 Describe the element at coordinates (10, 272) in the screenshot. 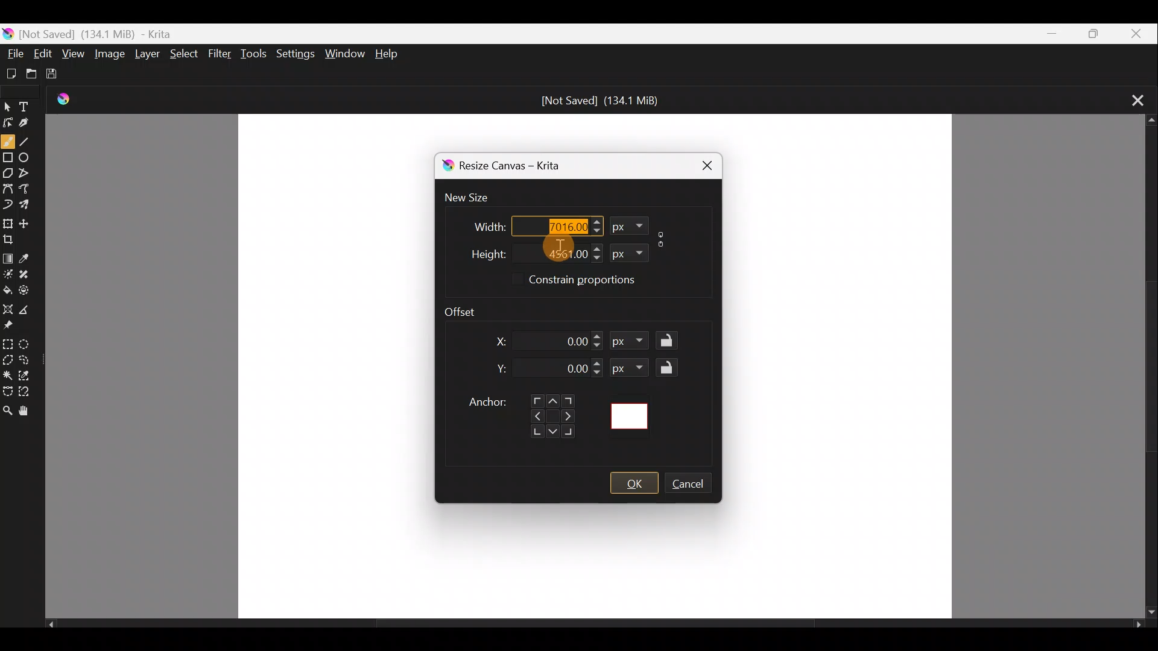

I see `Colourise mask tool` at that location.